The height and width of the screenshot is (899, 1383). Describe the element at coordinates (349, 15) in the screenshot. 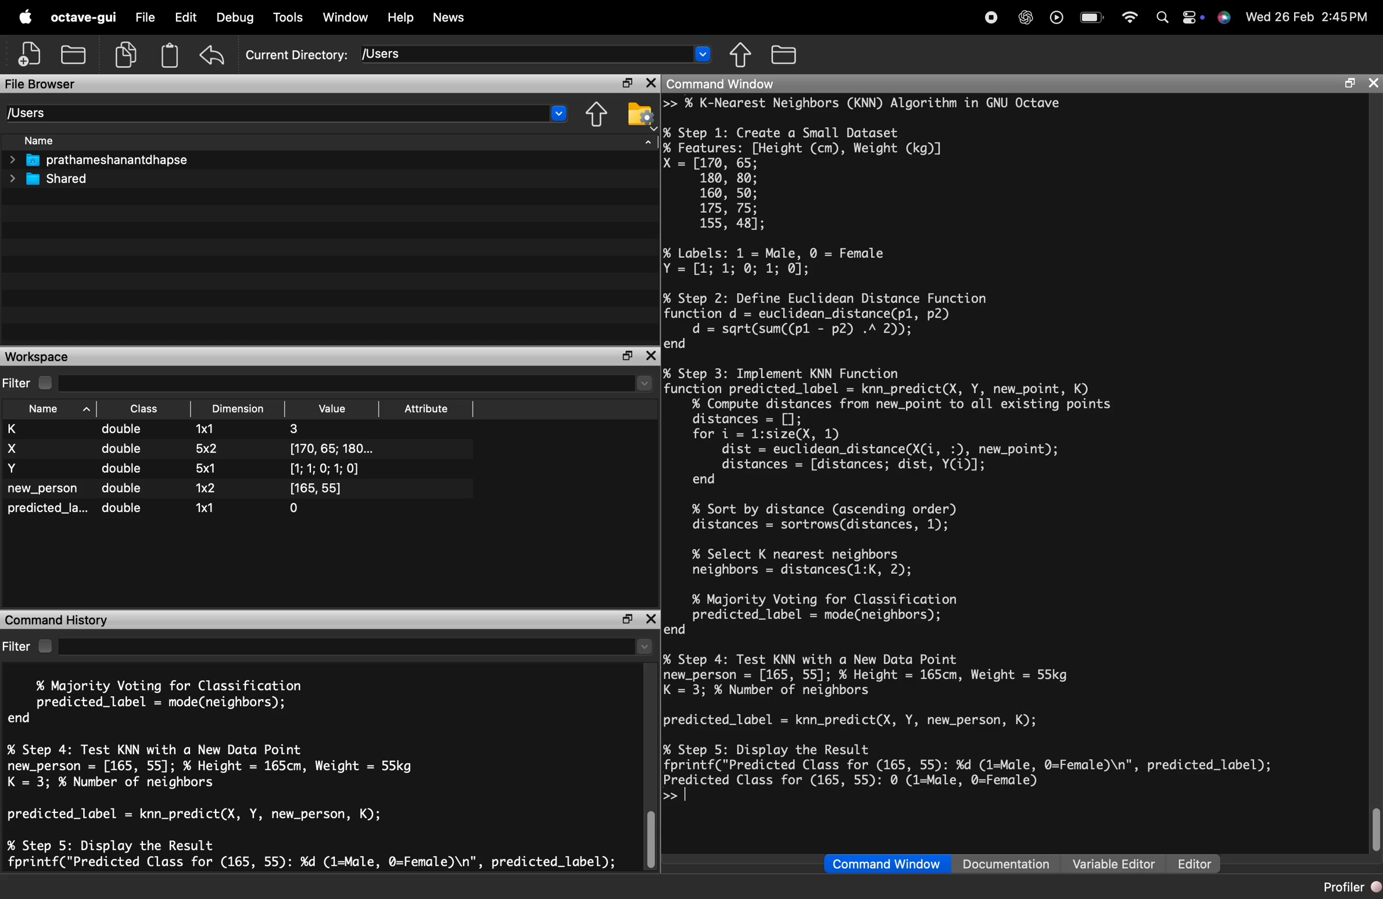

I see `Window` at that location.